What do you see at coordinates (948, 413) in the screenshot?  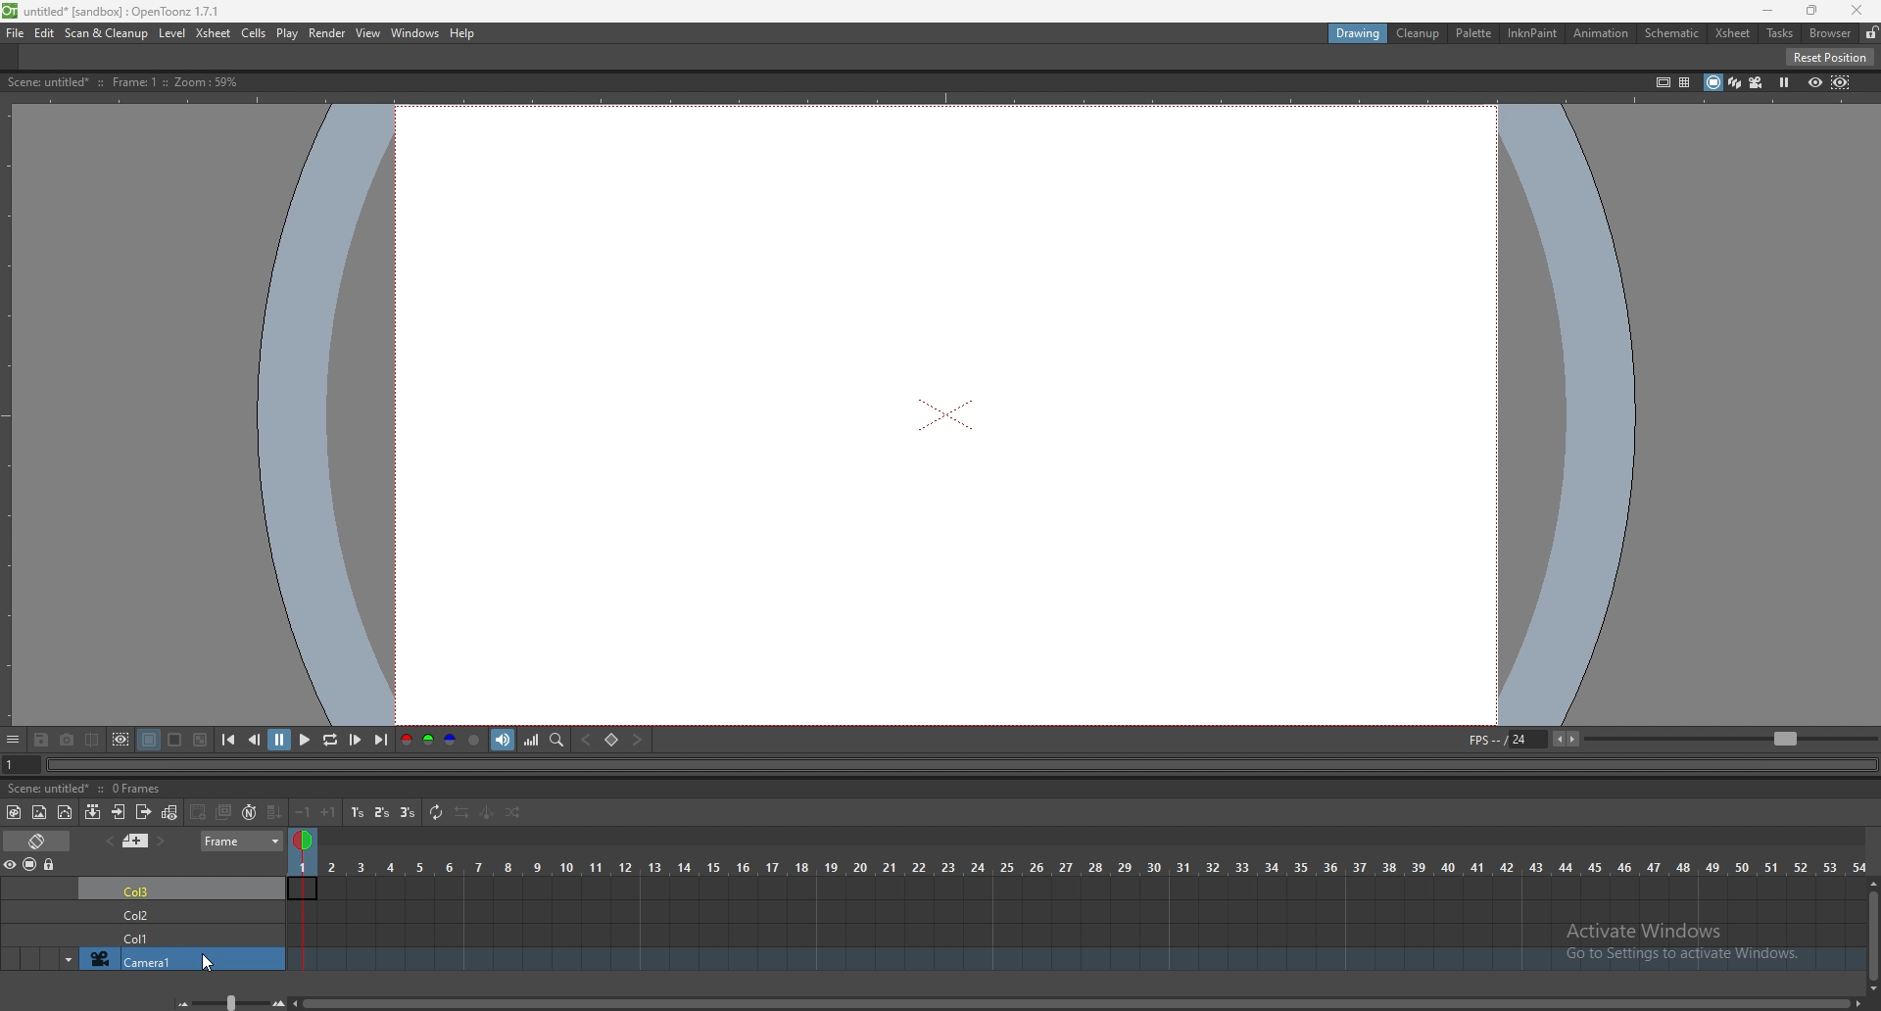 I see `animation area` at bounding box center [948, 413].